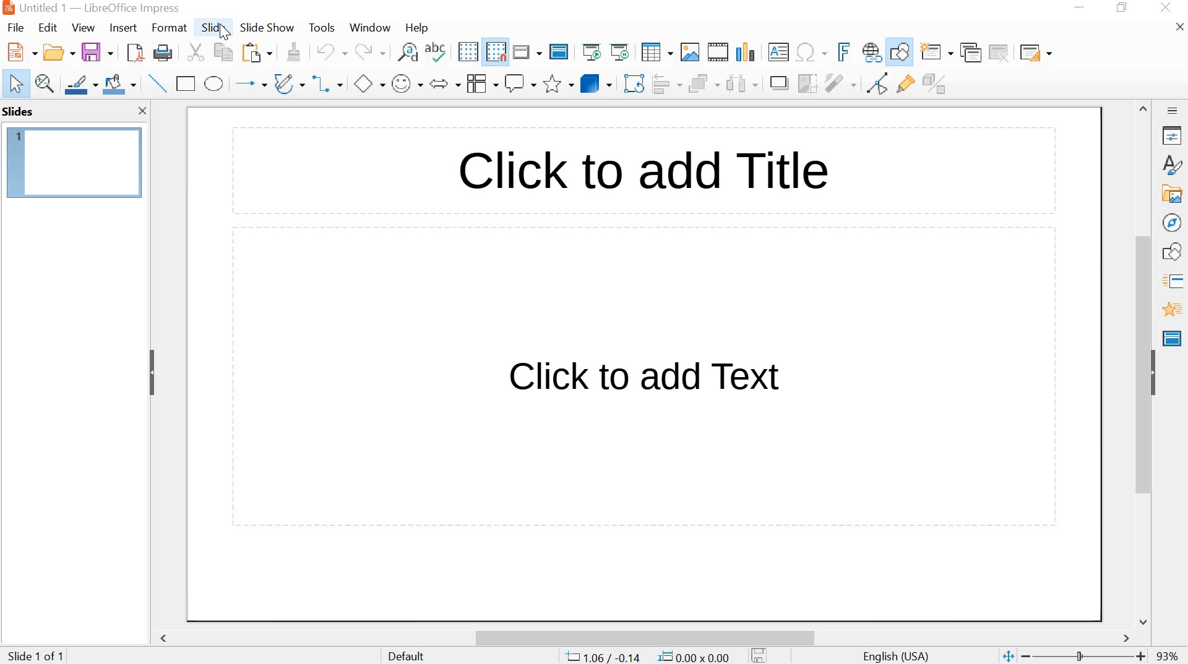  What do you see at coordinates (330, 82) in the screenshot?
I see `Connectors` at bounding box center [330, 82].